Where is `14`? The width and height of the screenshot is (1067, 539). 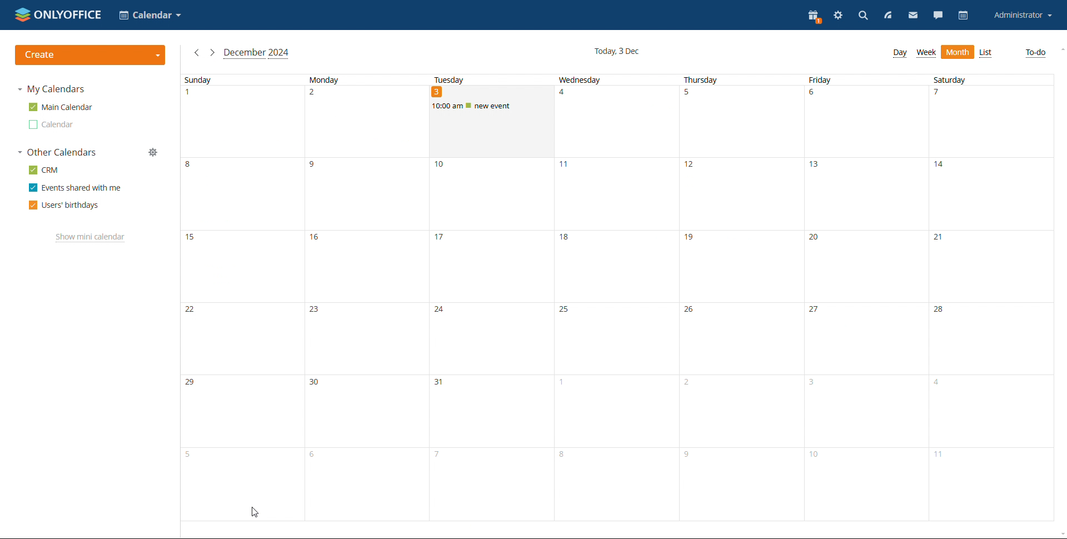
14 is located at coordinates (993, 194).